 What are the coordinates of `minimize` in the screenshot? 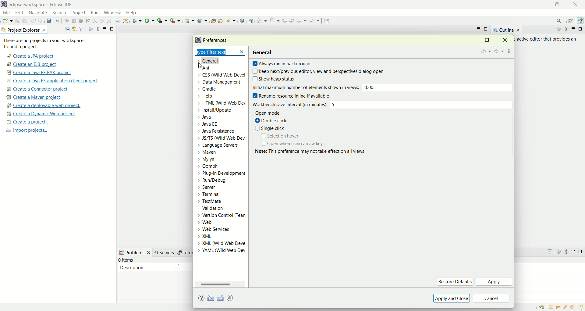 It's located at (573, 251).